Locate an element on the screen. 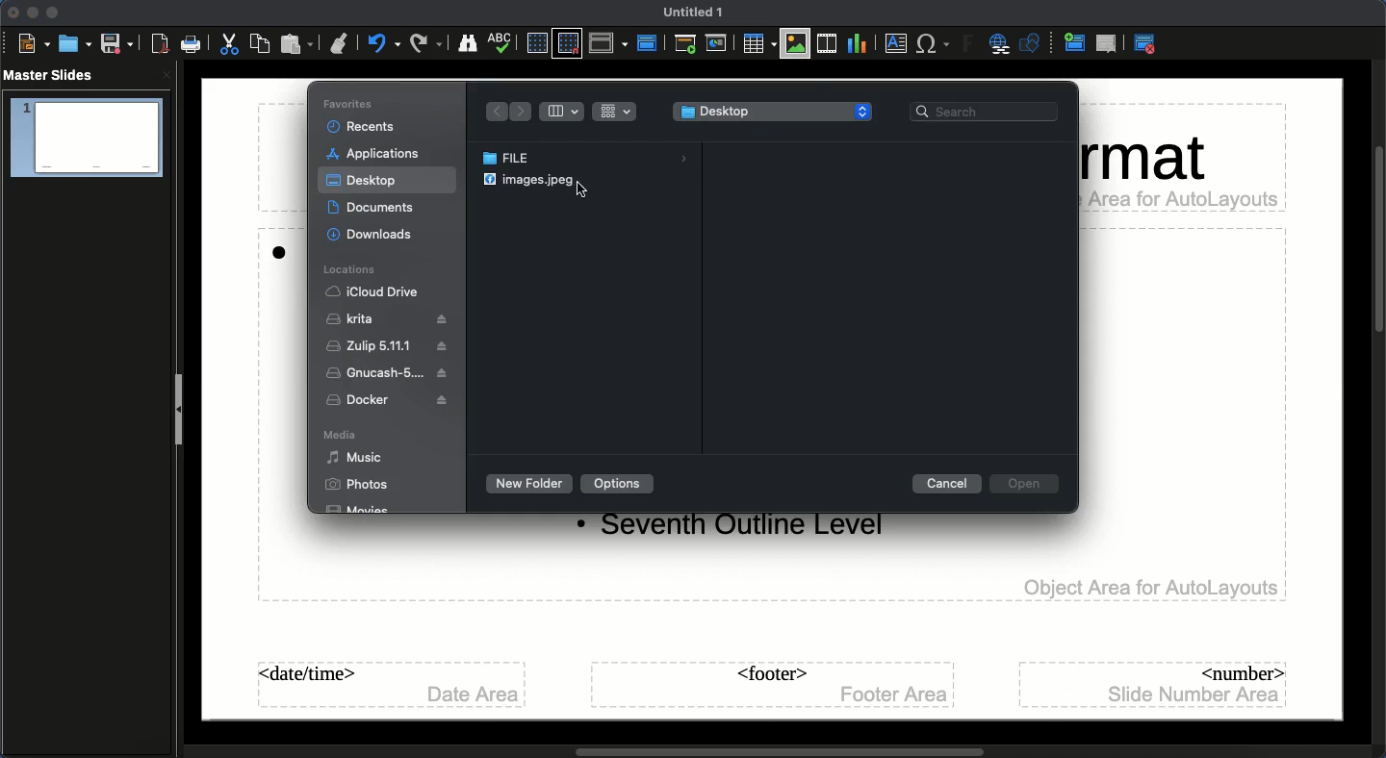 Image resolution: width=1386 pixels, height=758 pixels. Current slide is located at coordinates (718, 46).